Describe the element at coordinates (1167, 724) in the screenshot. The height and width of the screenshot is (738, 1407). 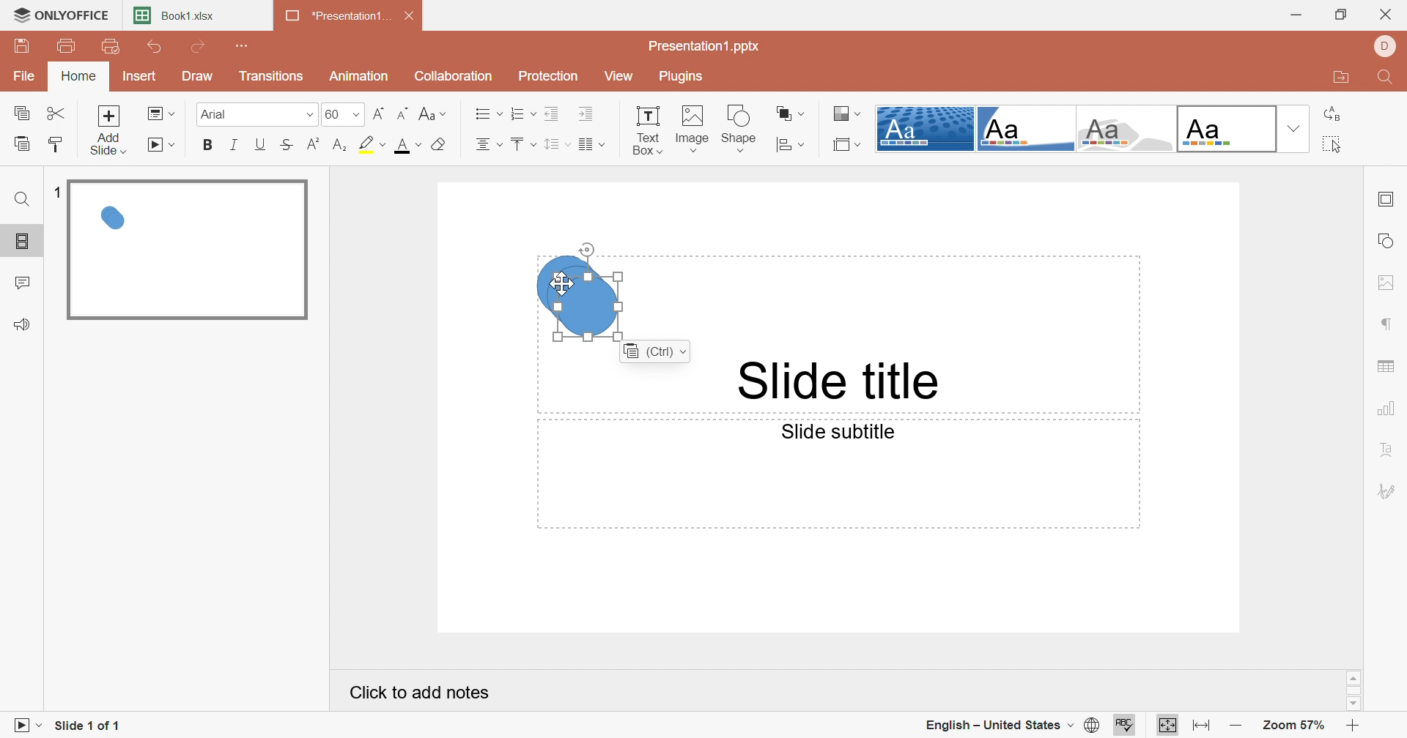
I see `Fit to slide` at that location.